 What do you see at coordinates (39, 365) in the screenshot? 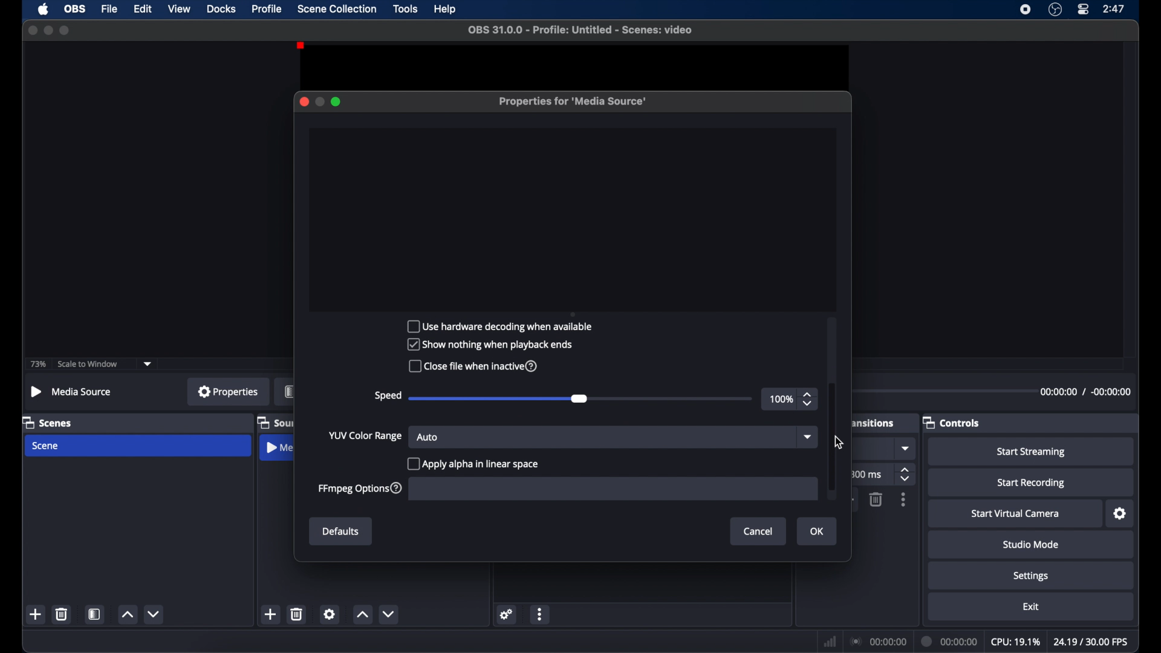
I see `73%` at bounding box center [39, 365].